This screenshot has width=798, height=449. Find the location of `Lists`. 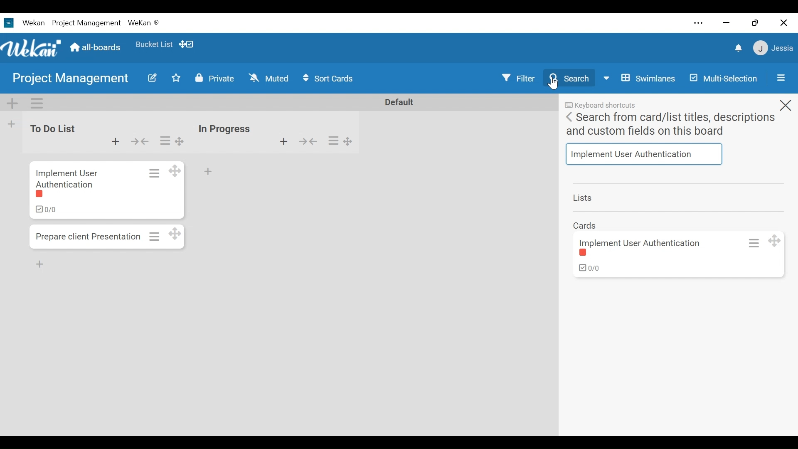

Lists is located at coordinates (584, 198).